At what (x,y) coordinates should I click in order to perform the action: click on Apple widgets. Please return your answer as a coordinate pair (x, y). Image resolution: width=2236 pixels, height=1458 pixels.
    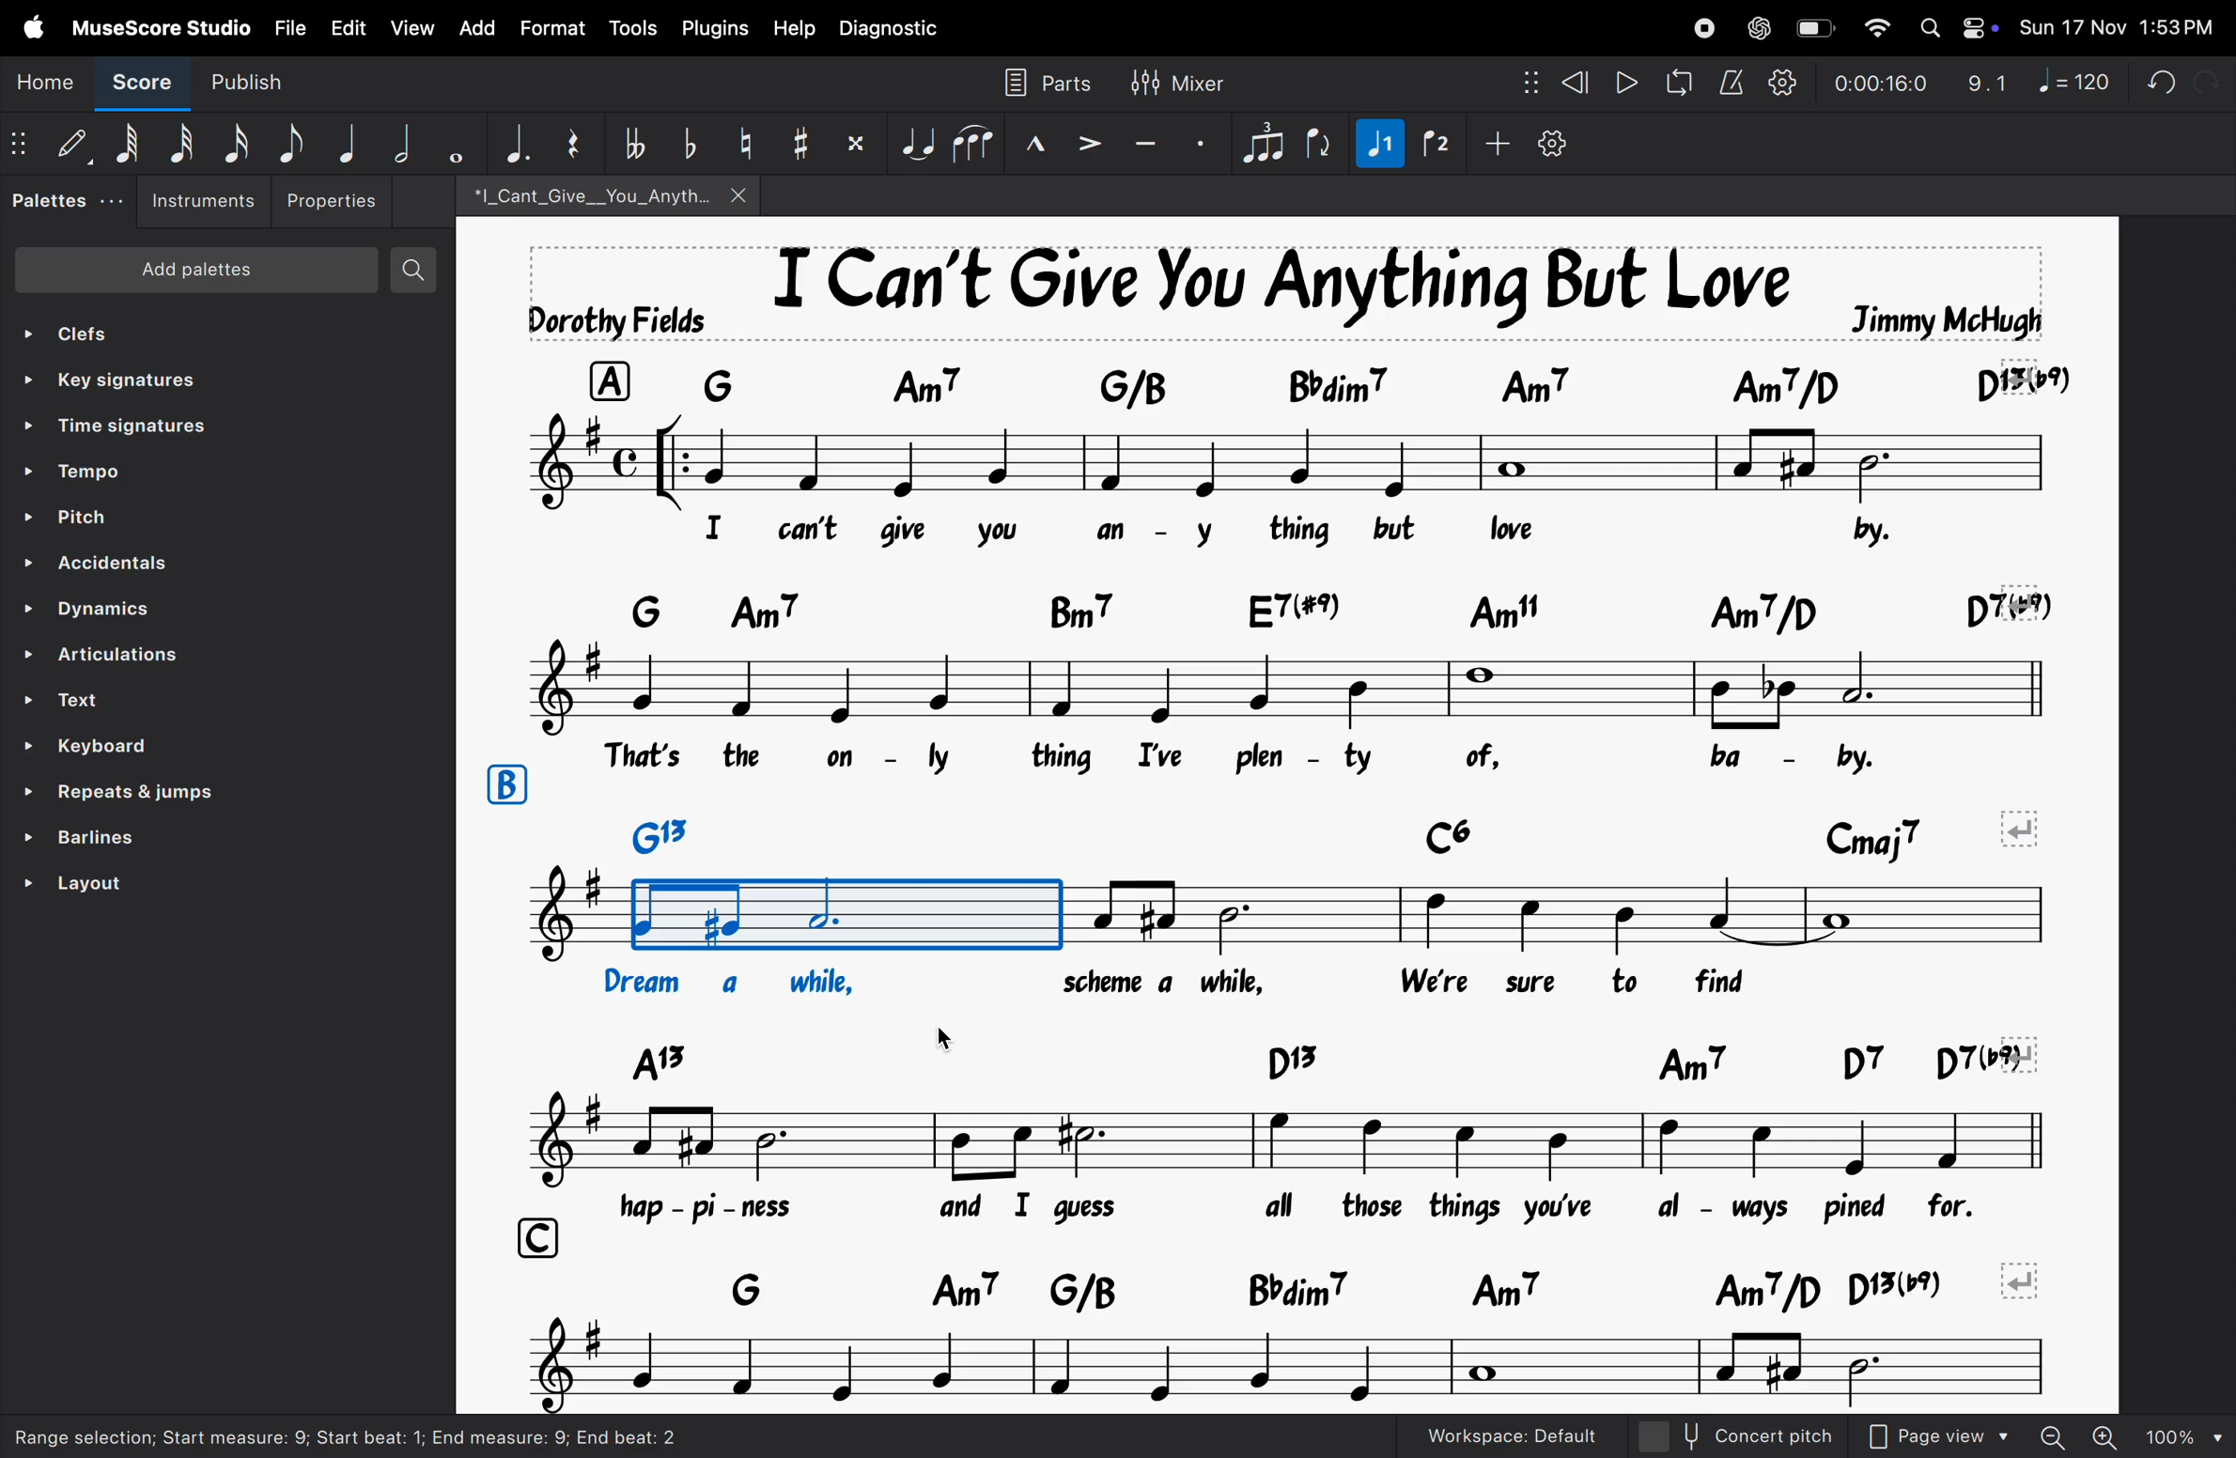
    Looking at the image, I should click on (1958, 27).